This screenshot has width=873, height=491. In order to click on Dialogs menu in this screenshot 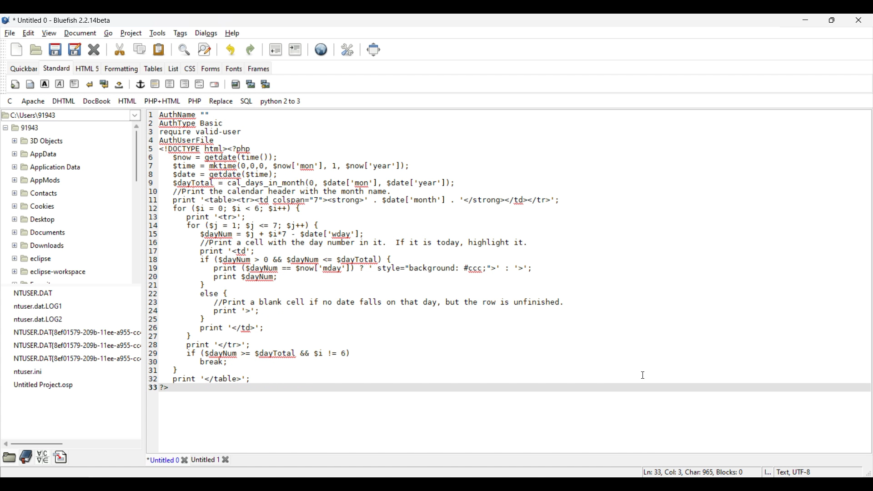, I will do `click(206, 34)`.